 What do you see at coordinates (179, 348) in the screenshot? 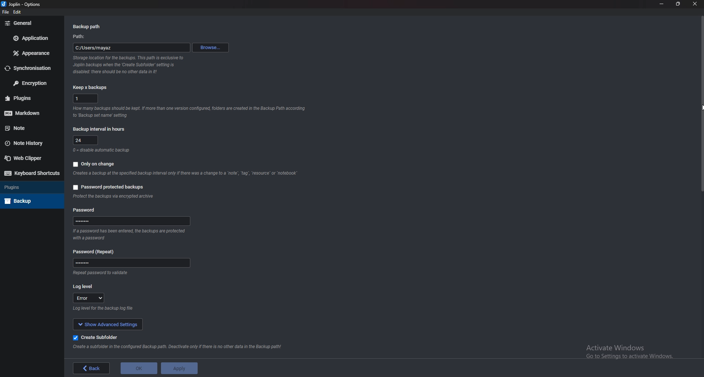
I see `Info` at bounding box center [179, 348].